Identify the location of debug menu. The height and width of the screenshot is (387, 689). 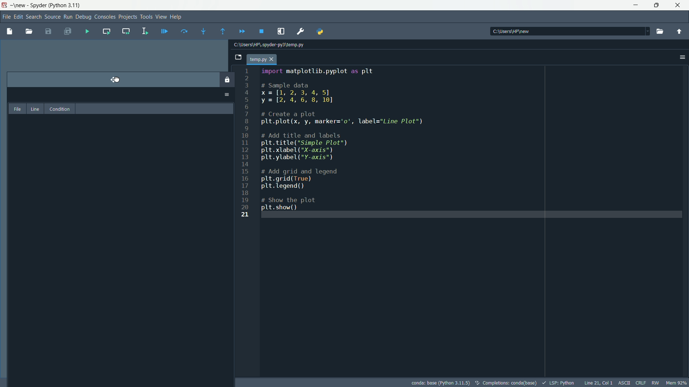
(84, 17).